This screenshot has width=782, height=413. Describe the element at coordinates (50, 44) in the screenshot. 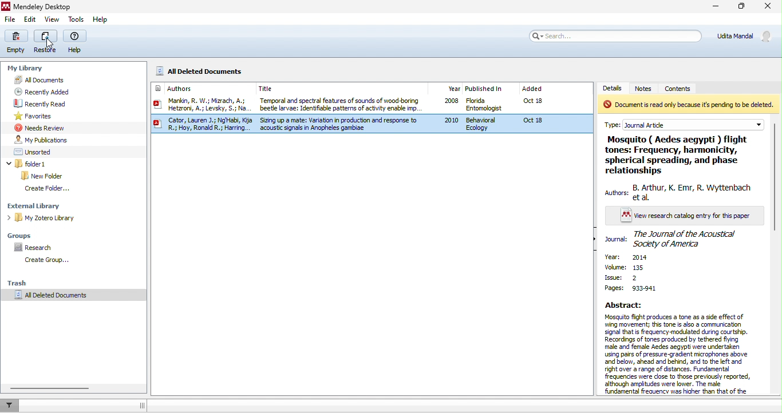

I see `cursor movement` at that location.